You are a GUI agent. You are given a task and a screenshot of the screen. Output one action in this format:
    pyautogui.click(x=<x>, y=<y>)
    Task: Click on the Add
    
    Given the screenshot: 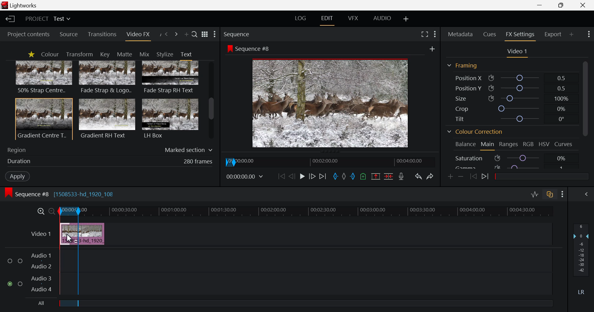 What is the action you would take?
    pyautogui.click(x=430, y=48)
    